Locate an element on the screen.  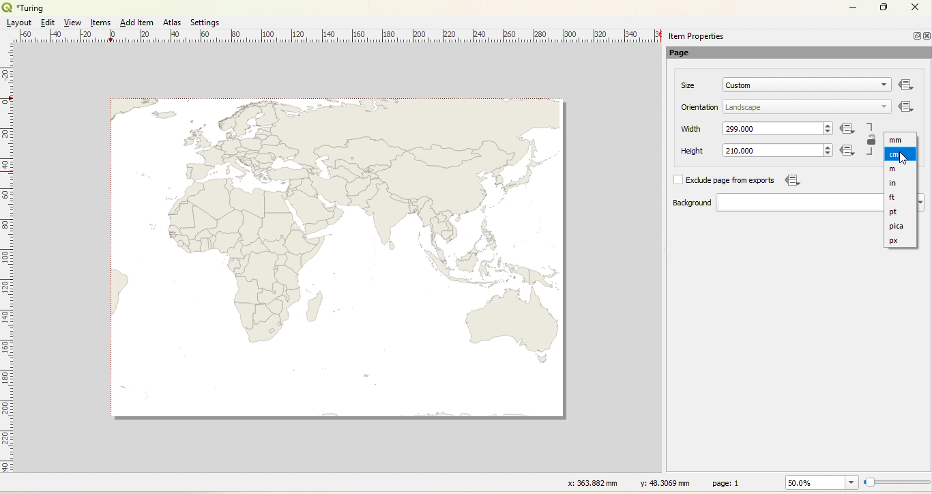
page: 1 is located at coordinates (728, 482).